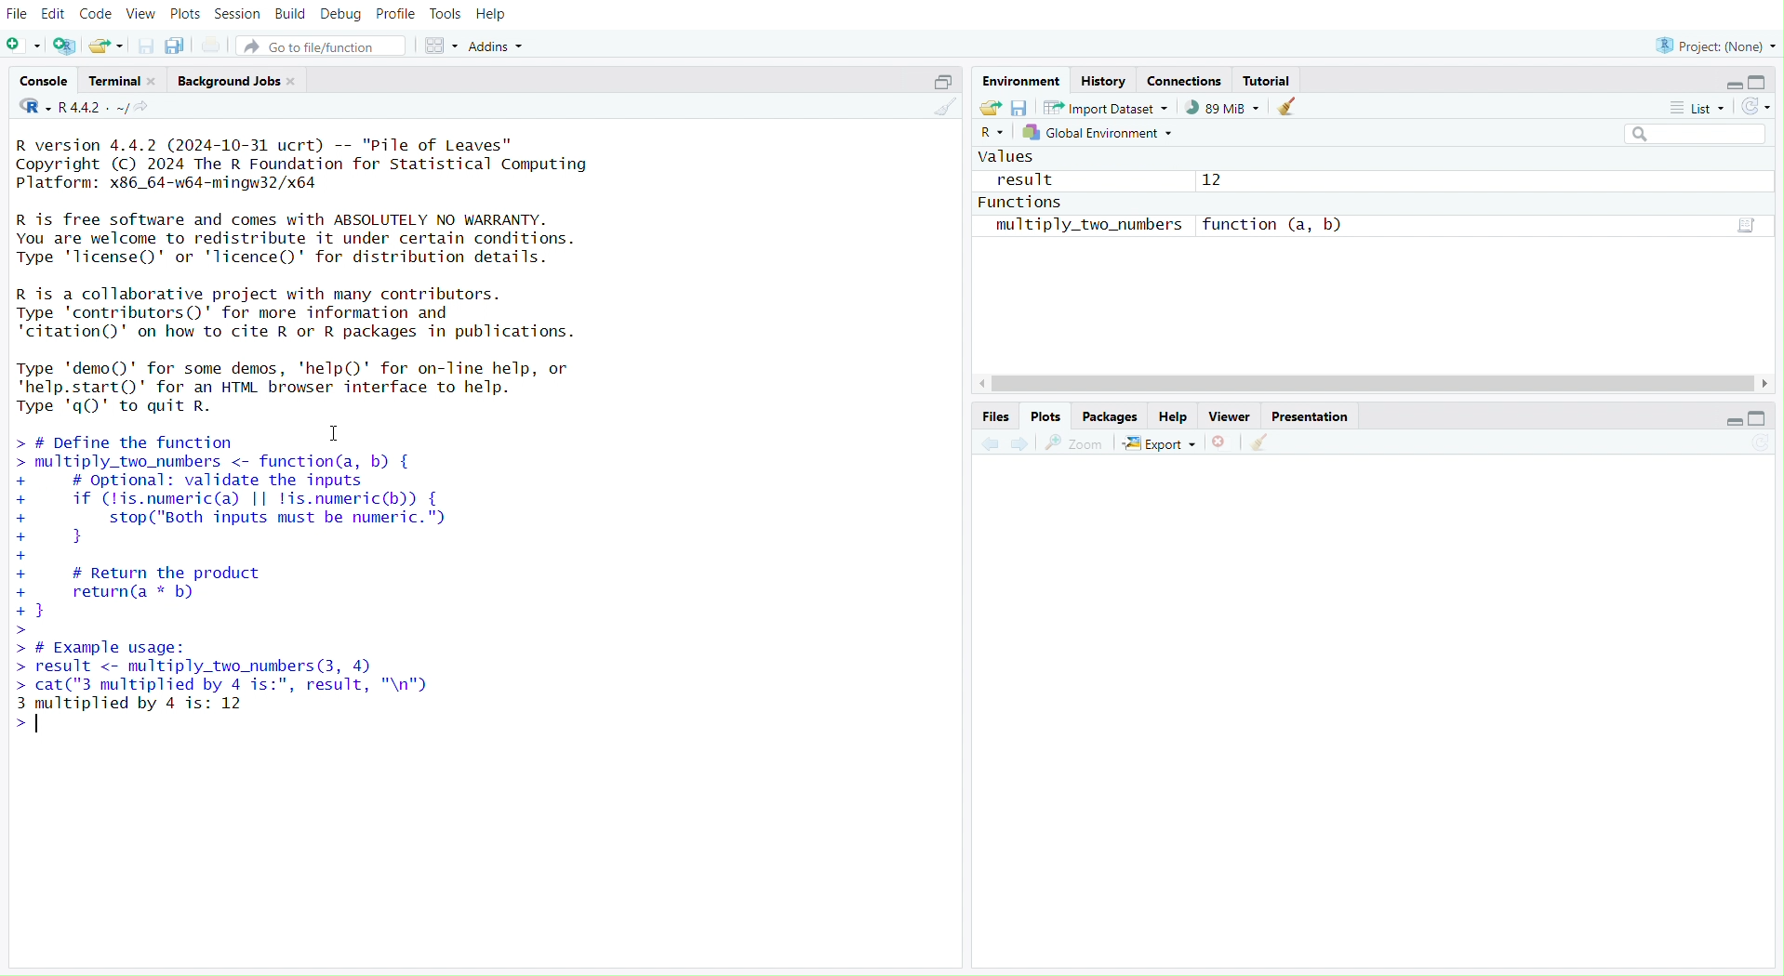  I want to click on Edit, so click(53, 12).